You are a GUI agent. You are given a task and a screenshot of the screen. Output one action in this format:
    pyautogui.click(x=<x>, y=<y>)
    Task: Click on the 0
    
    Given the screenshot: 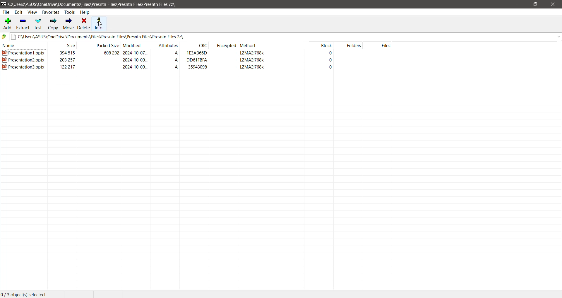 What is the action you would take?
    pyautogui.click(x=331, y=67)
    